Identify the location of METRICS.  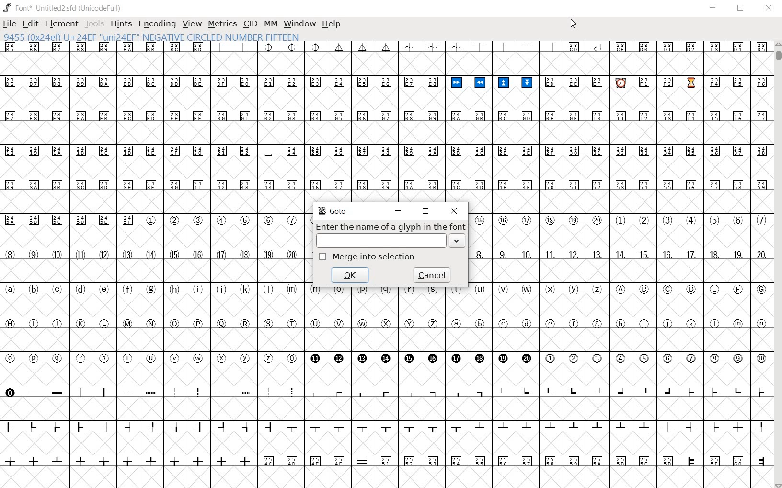
(222, 23).